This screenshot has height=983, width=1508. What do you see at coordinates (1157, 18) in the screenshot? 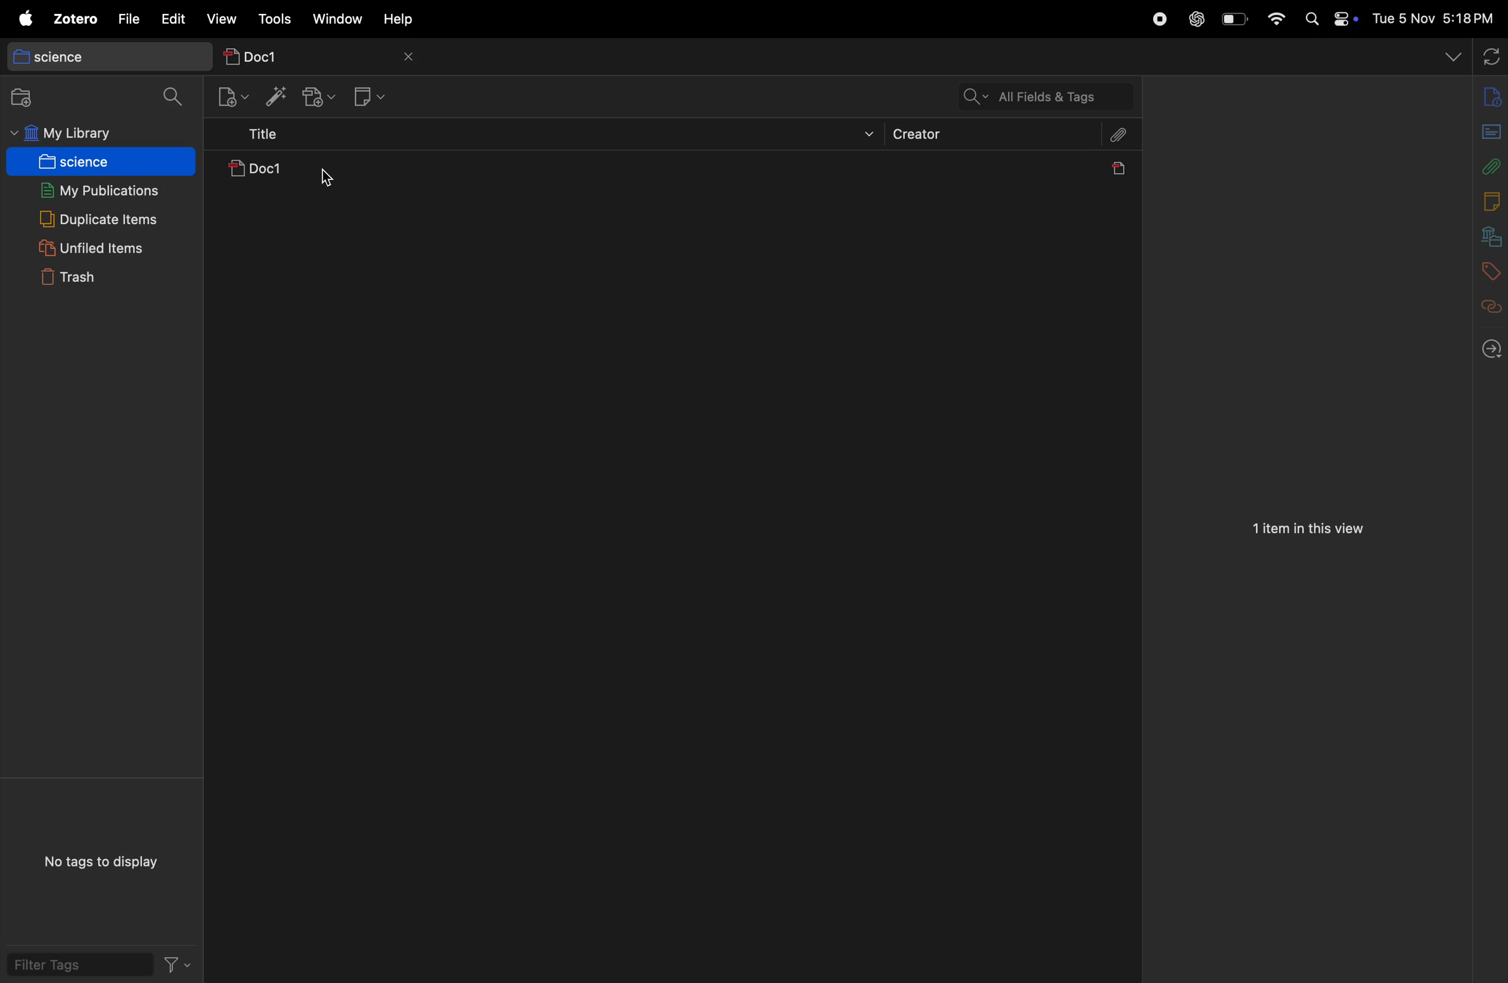
I see `record` at bounding box center [1157, 18].